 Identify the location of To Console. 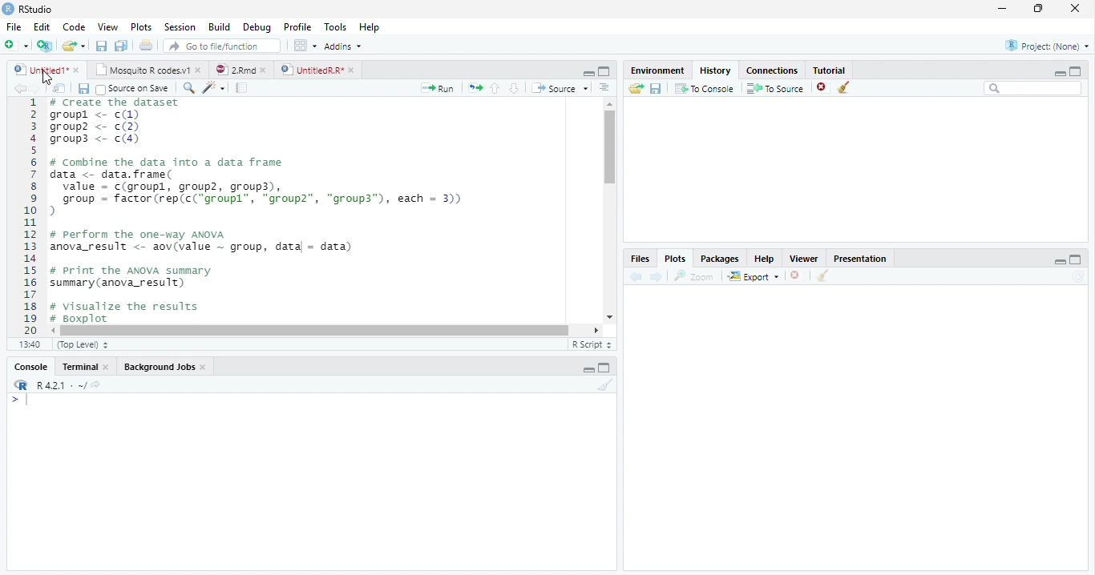
(705, 88).